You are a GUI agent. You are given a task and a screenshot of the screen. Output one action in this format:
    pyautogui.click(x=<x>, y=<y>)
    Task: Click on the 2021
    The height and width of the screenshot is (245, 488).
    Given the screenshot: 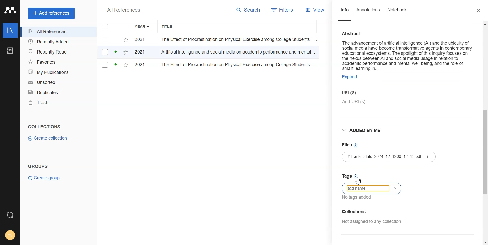 What is the action you would take?
    pyautogui.click(x=142, y=53)
    